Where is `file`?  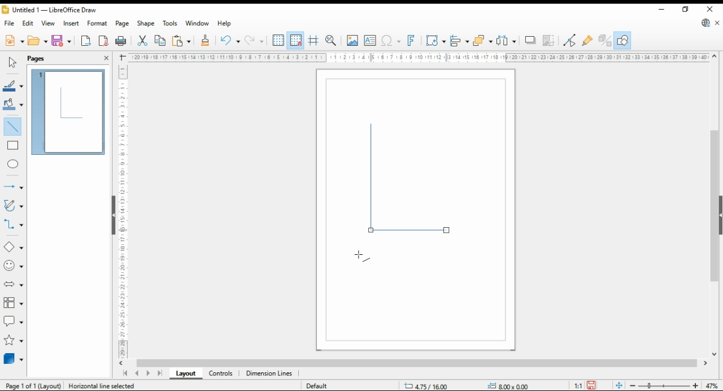
file is located at coordinates (10, 24).